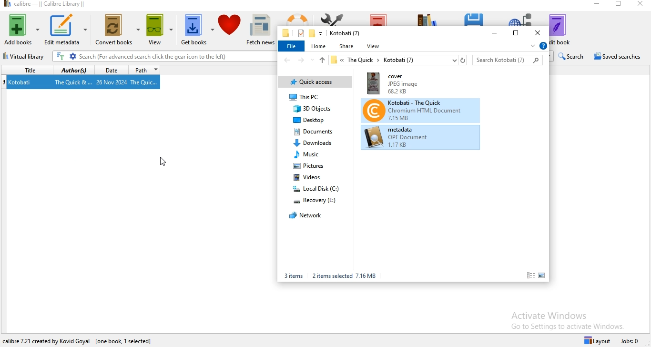  What do you see at coordinates (312, 165) in the screenshot?
I see `pictures` at bounding box center [312, 165].